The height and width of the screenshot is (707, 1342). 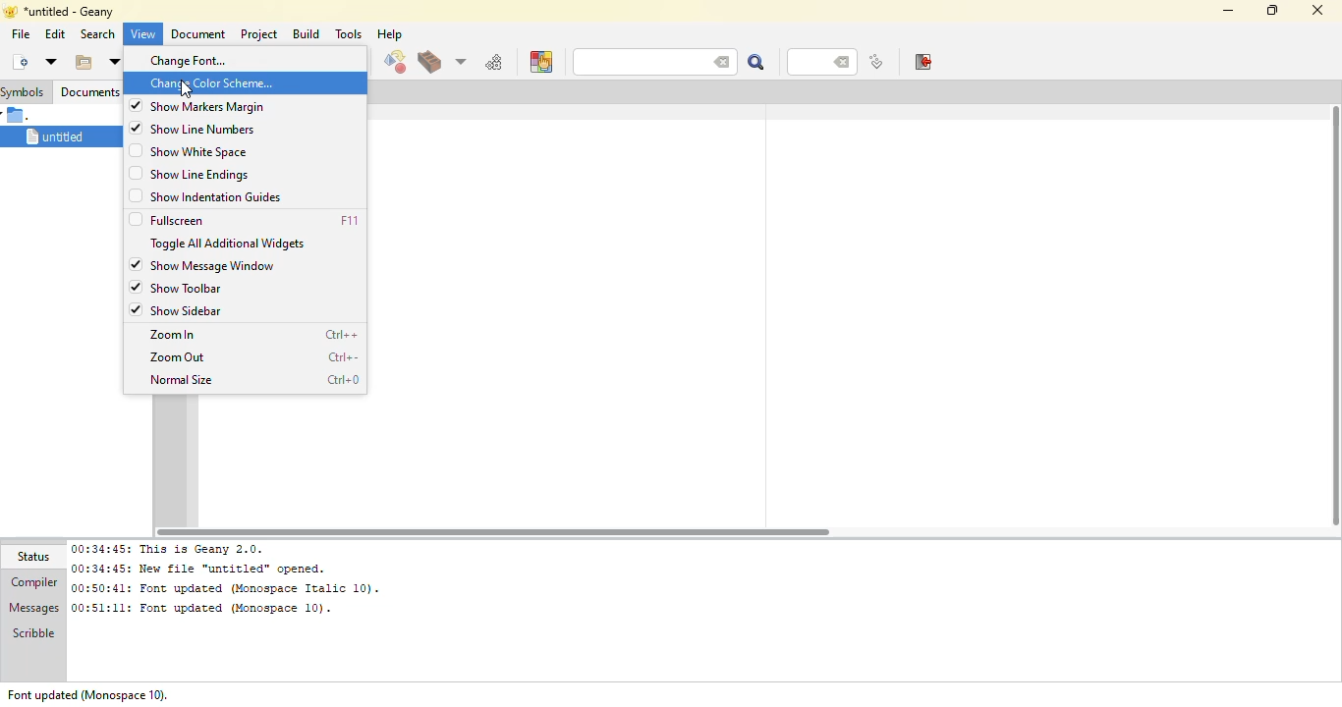 I want to click on normal size, so click(x=184, y=380).